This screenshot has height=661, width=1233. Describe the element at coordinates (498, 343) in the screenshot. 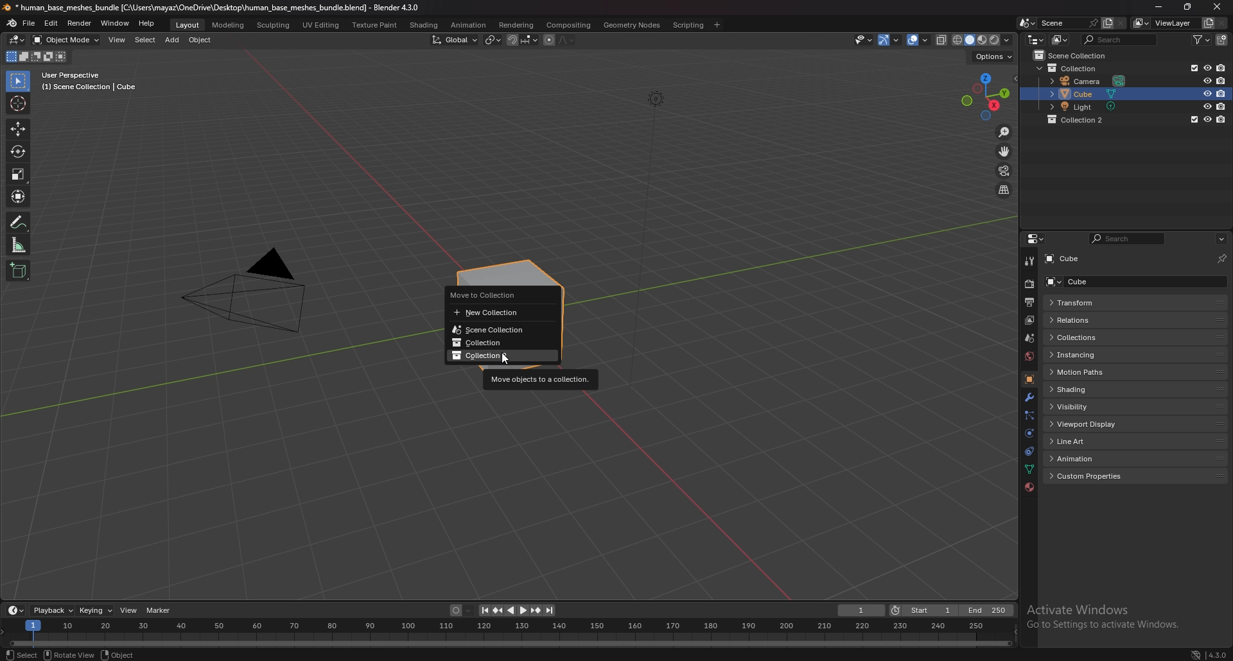

I see `collection` at that location.